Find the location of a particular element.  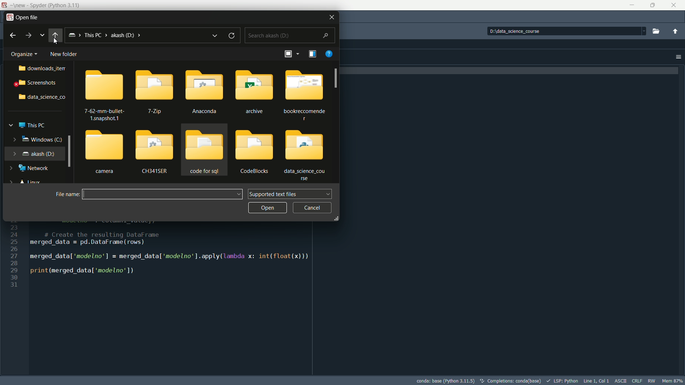

options is located at coordinates (676, 57).